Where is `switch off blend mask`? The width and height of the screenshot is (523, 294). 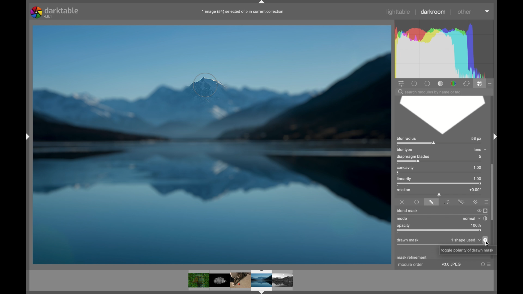
switch off blend mask is located at coordinates (478, 211).